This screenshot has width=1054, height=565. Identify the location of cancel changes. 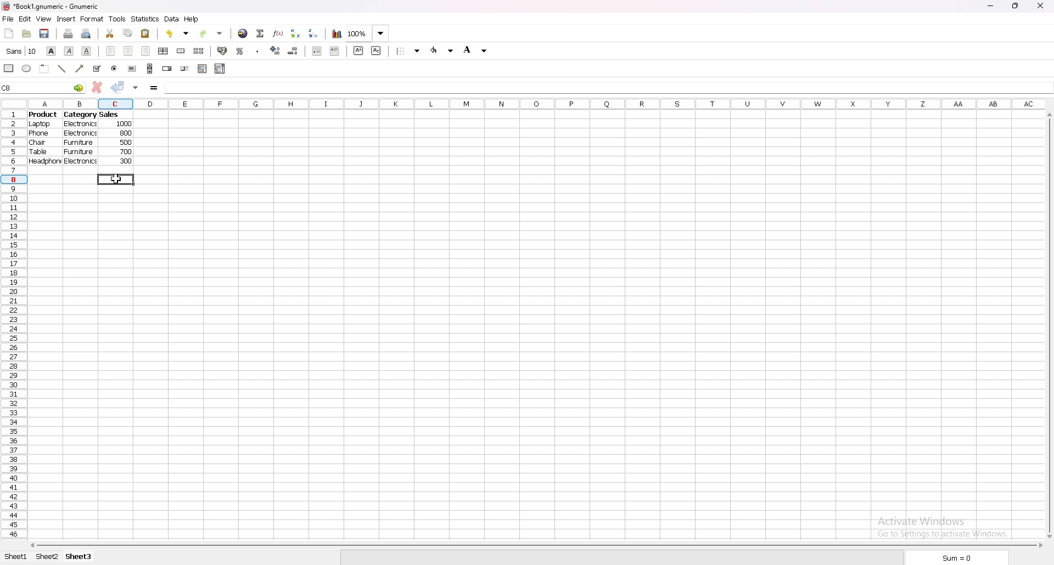
(97, 87).